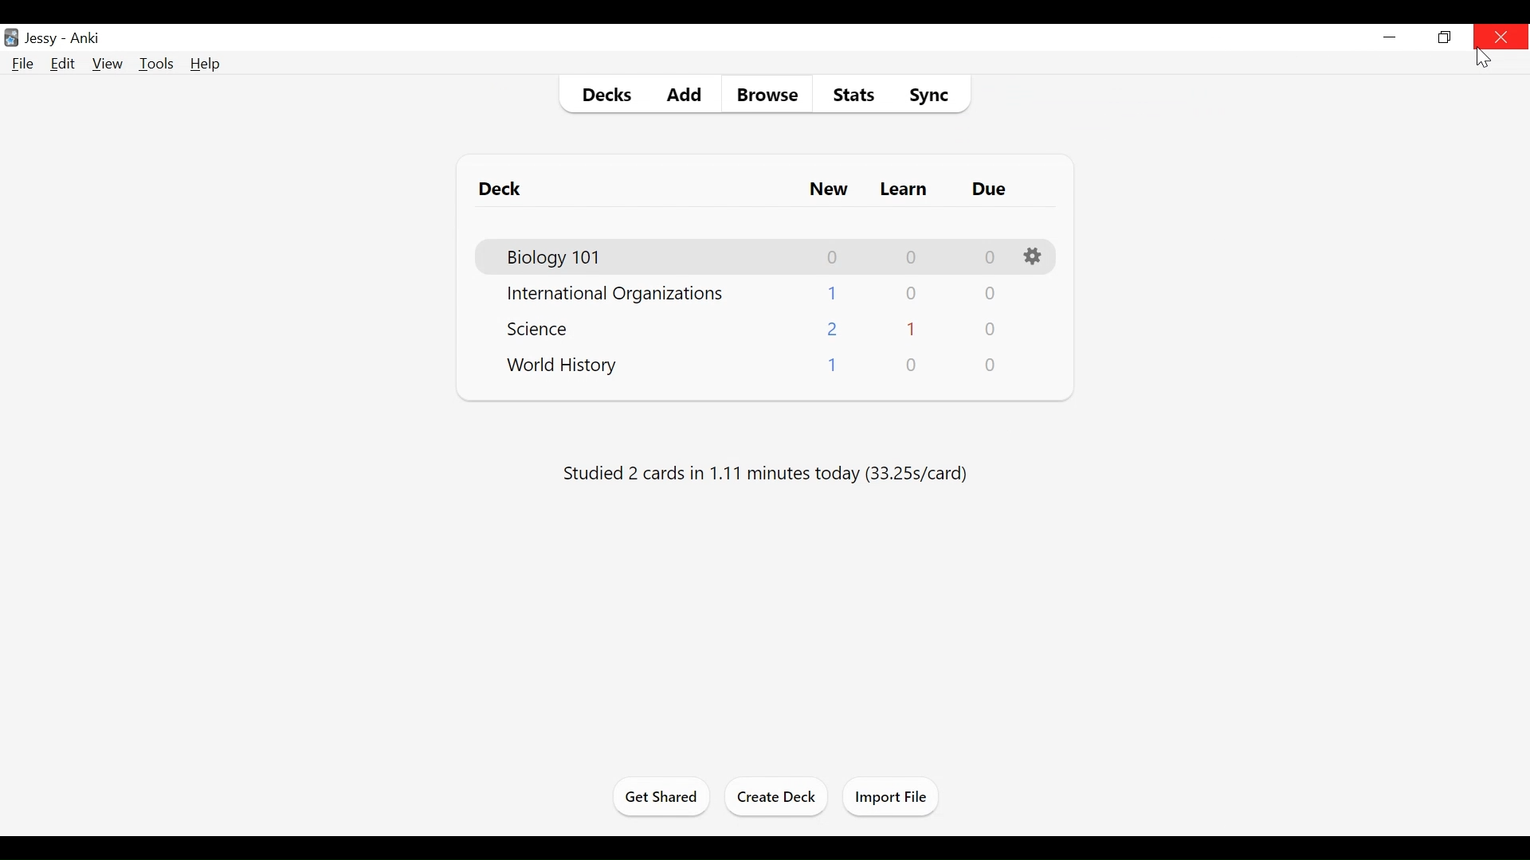 The height and width of the screenshot is (860, 1530). I want to click on User Name, so click(64, 37).